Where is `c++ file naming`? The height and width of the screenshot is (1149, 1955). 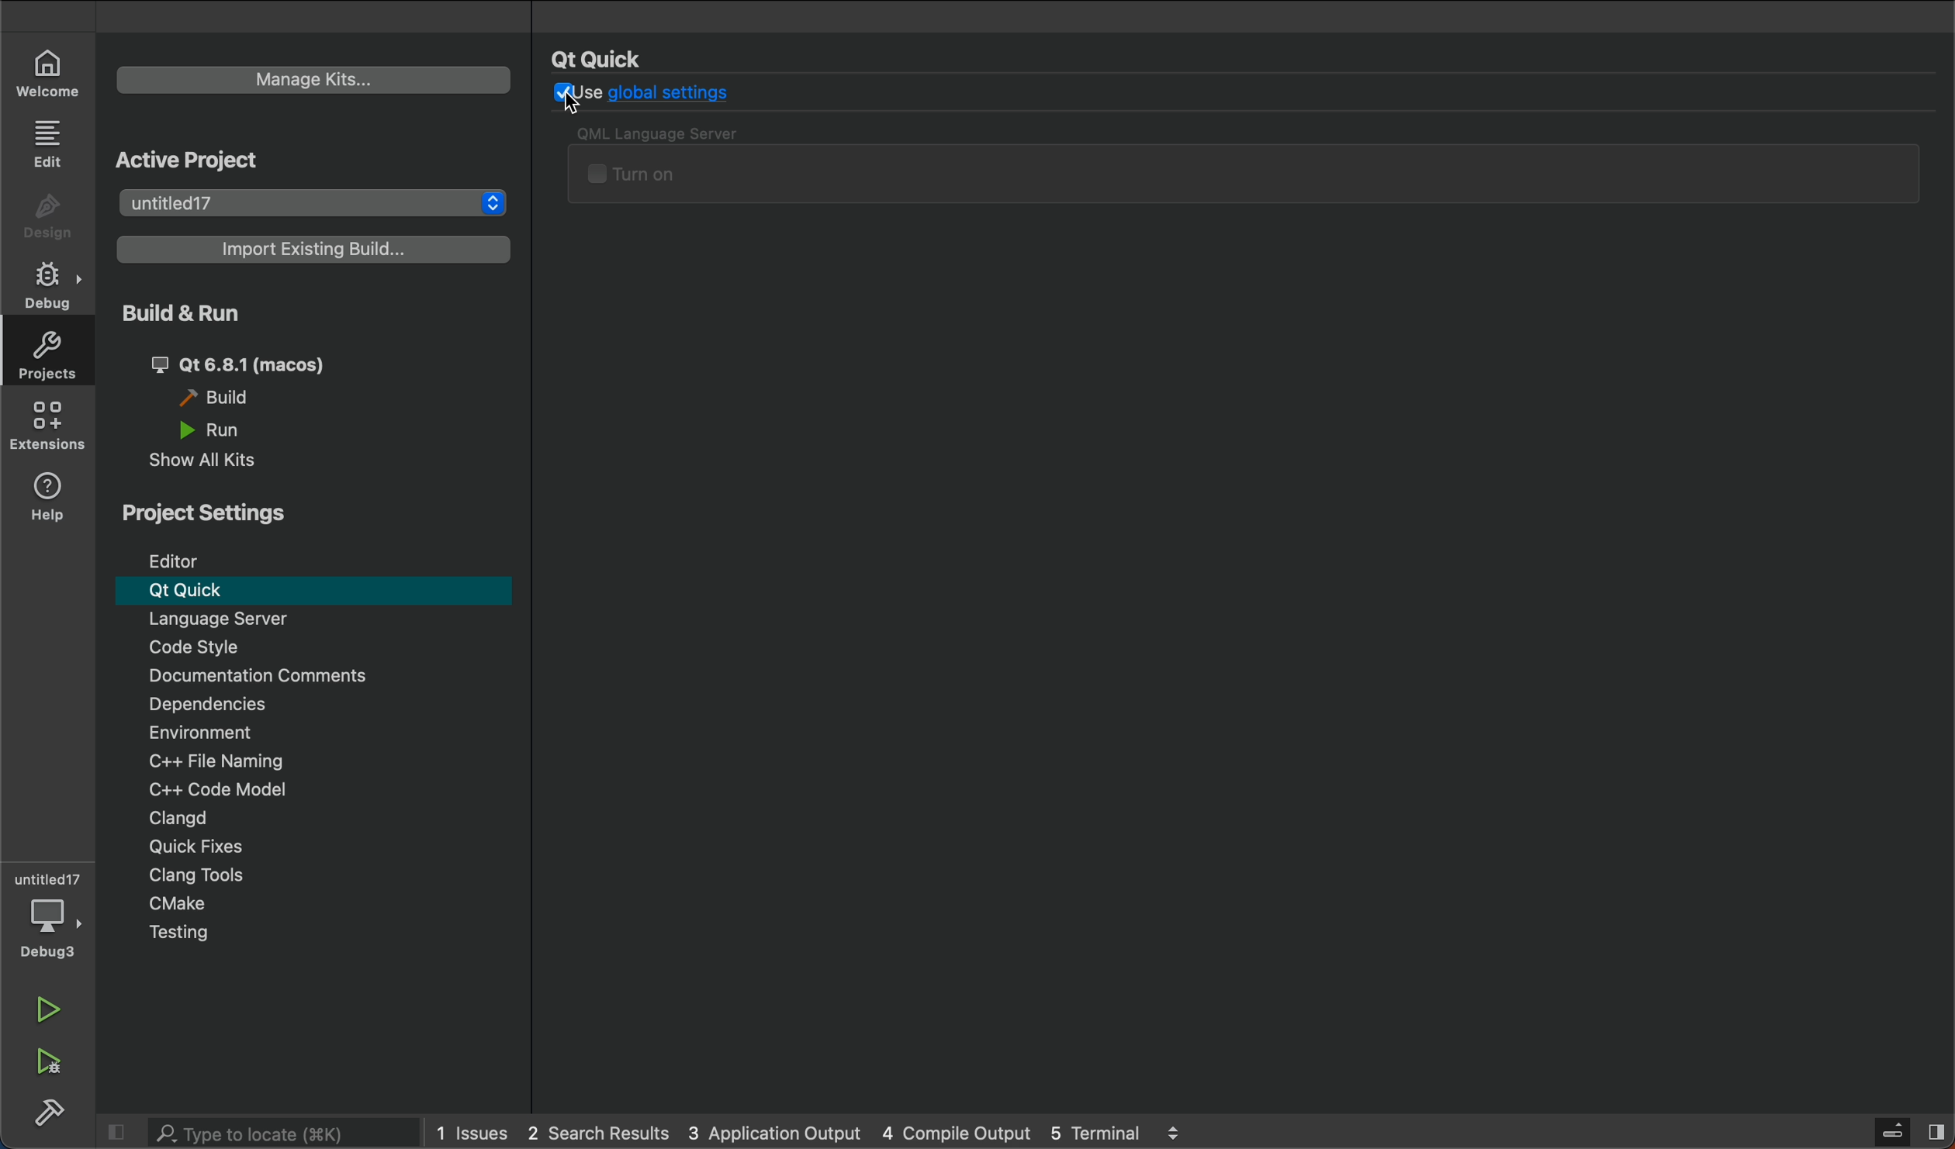
c++ file naming is located at coordinates (322, 761).